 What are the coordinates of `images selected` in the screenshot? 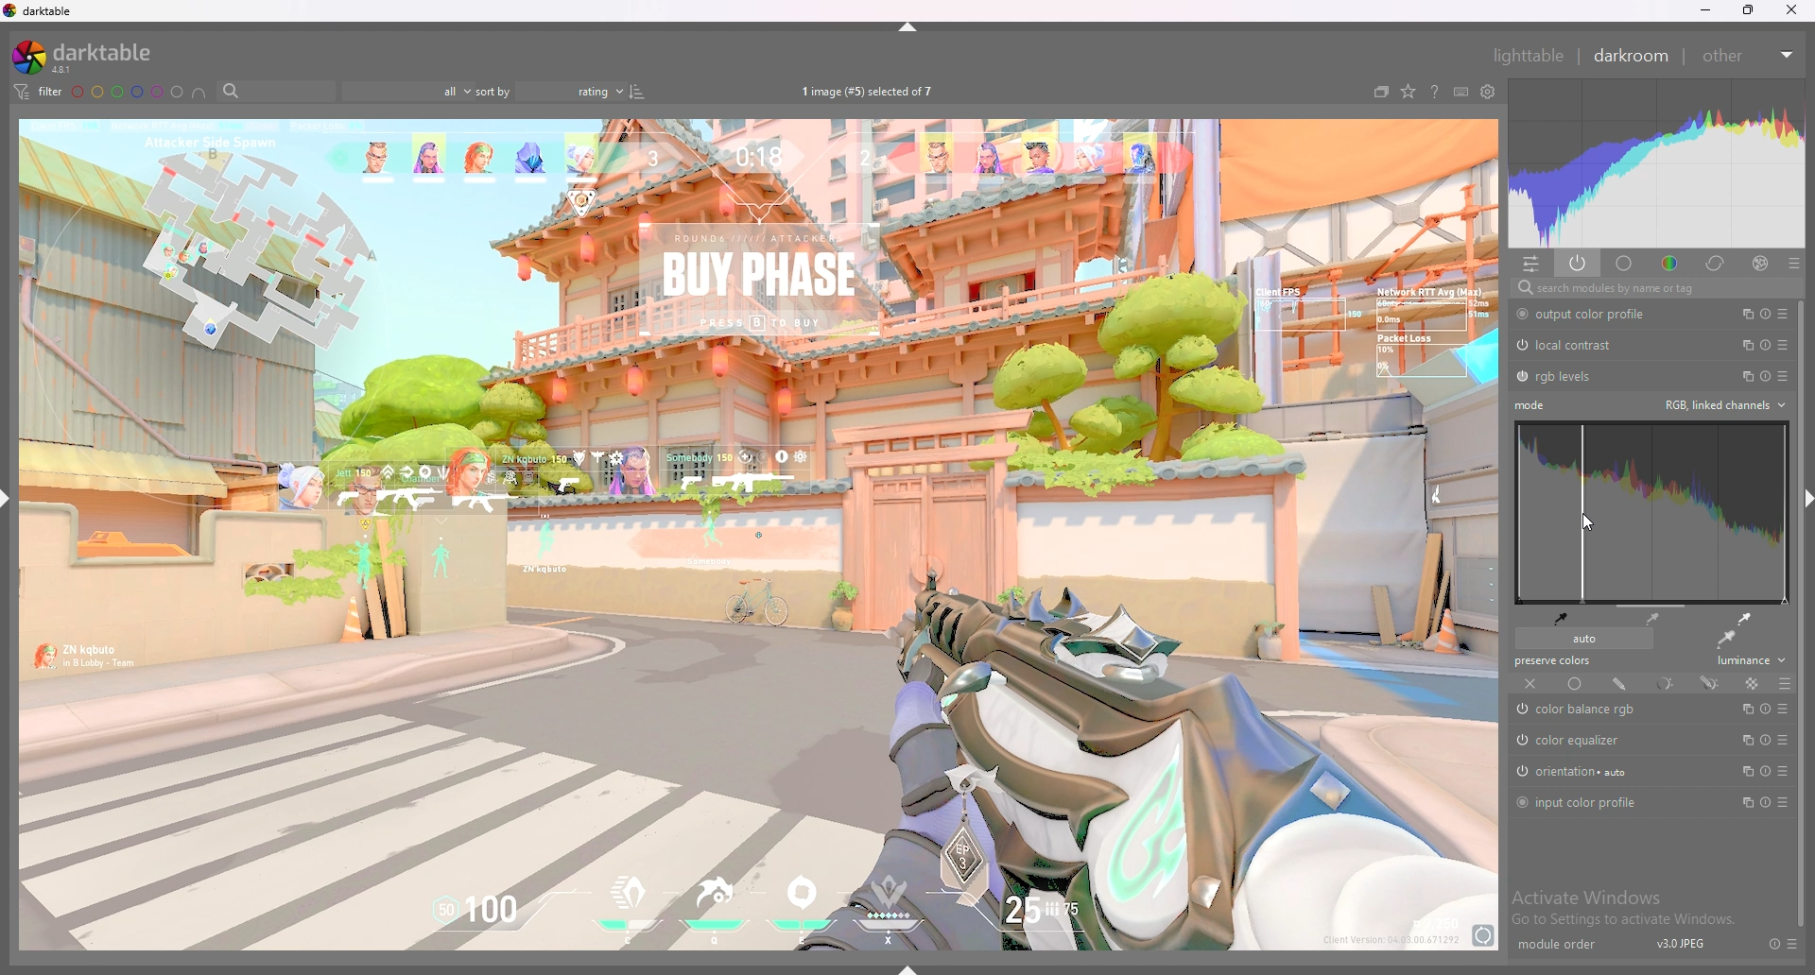 It's located at (868, 91).